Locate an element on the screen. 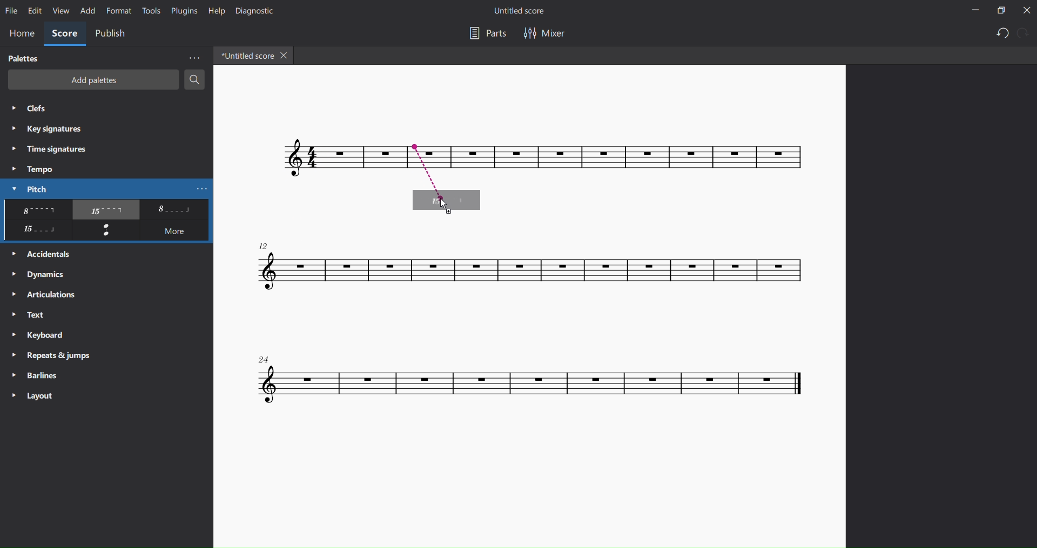 This screenshot has width=1037, height=548. file is located at coordinates (12, 10).